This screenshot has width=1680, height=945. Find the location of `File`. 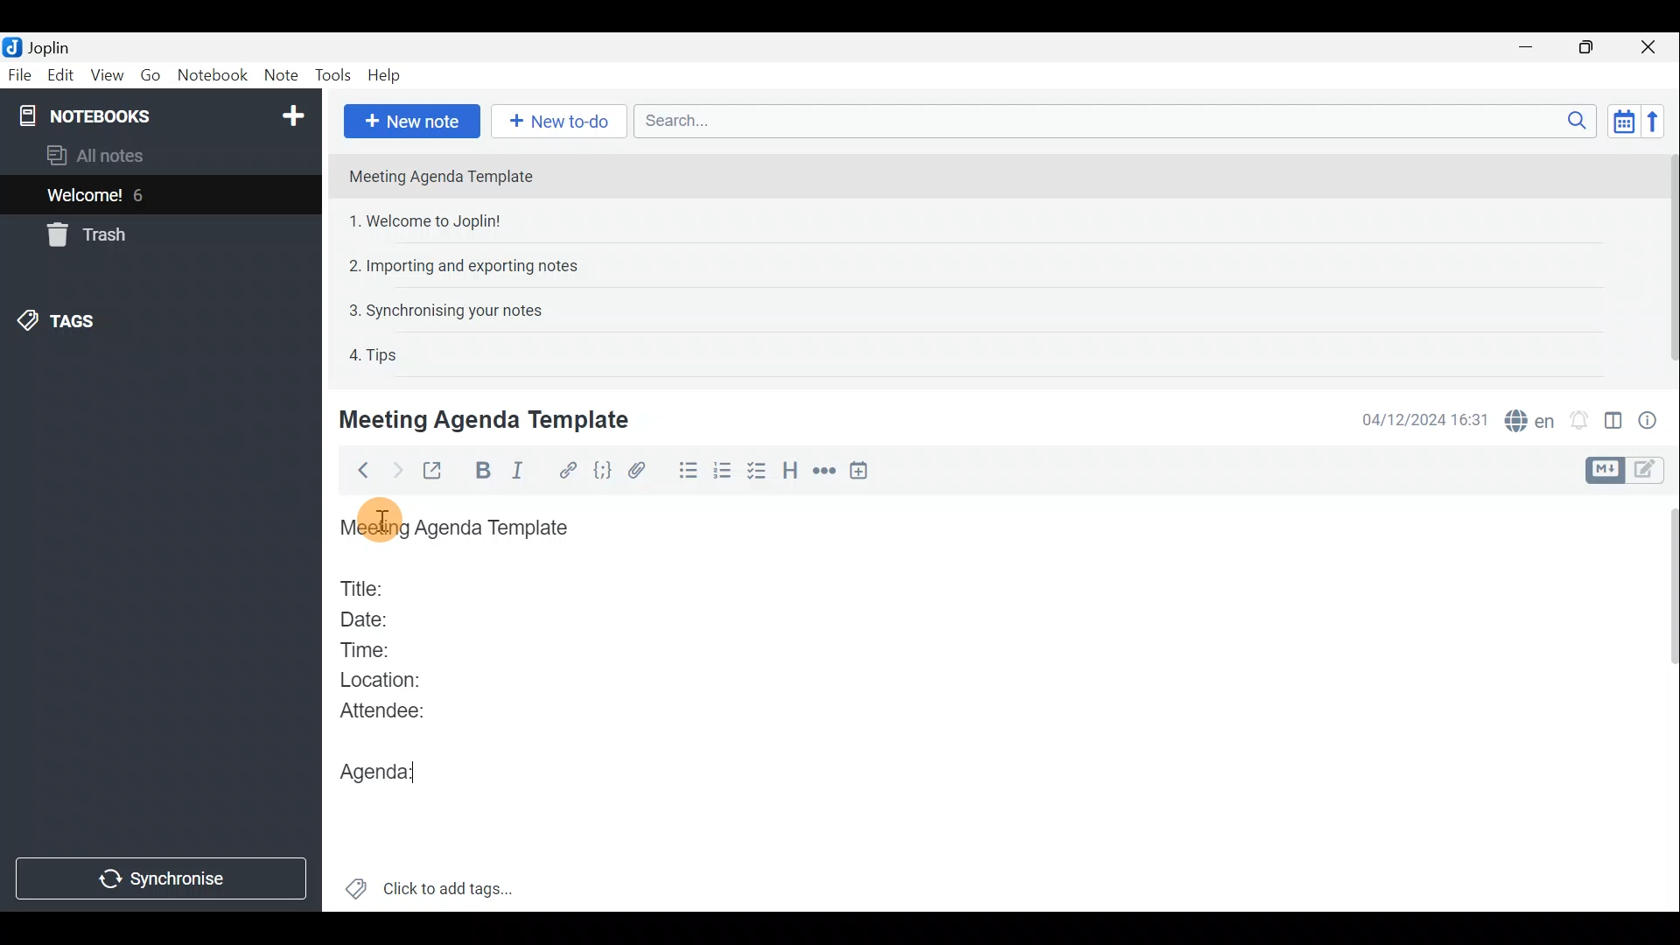

File is located at coordinates (20, 73).